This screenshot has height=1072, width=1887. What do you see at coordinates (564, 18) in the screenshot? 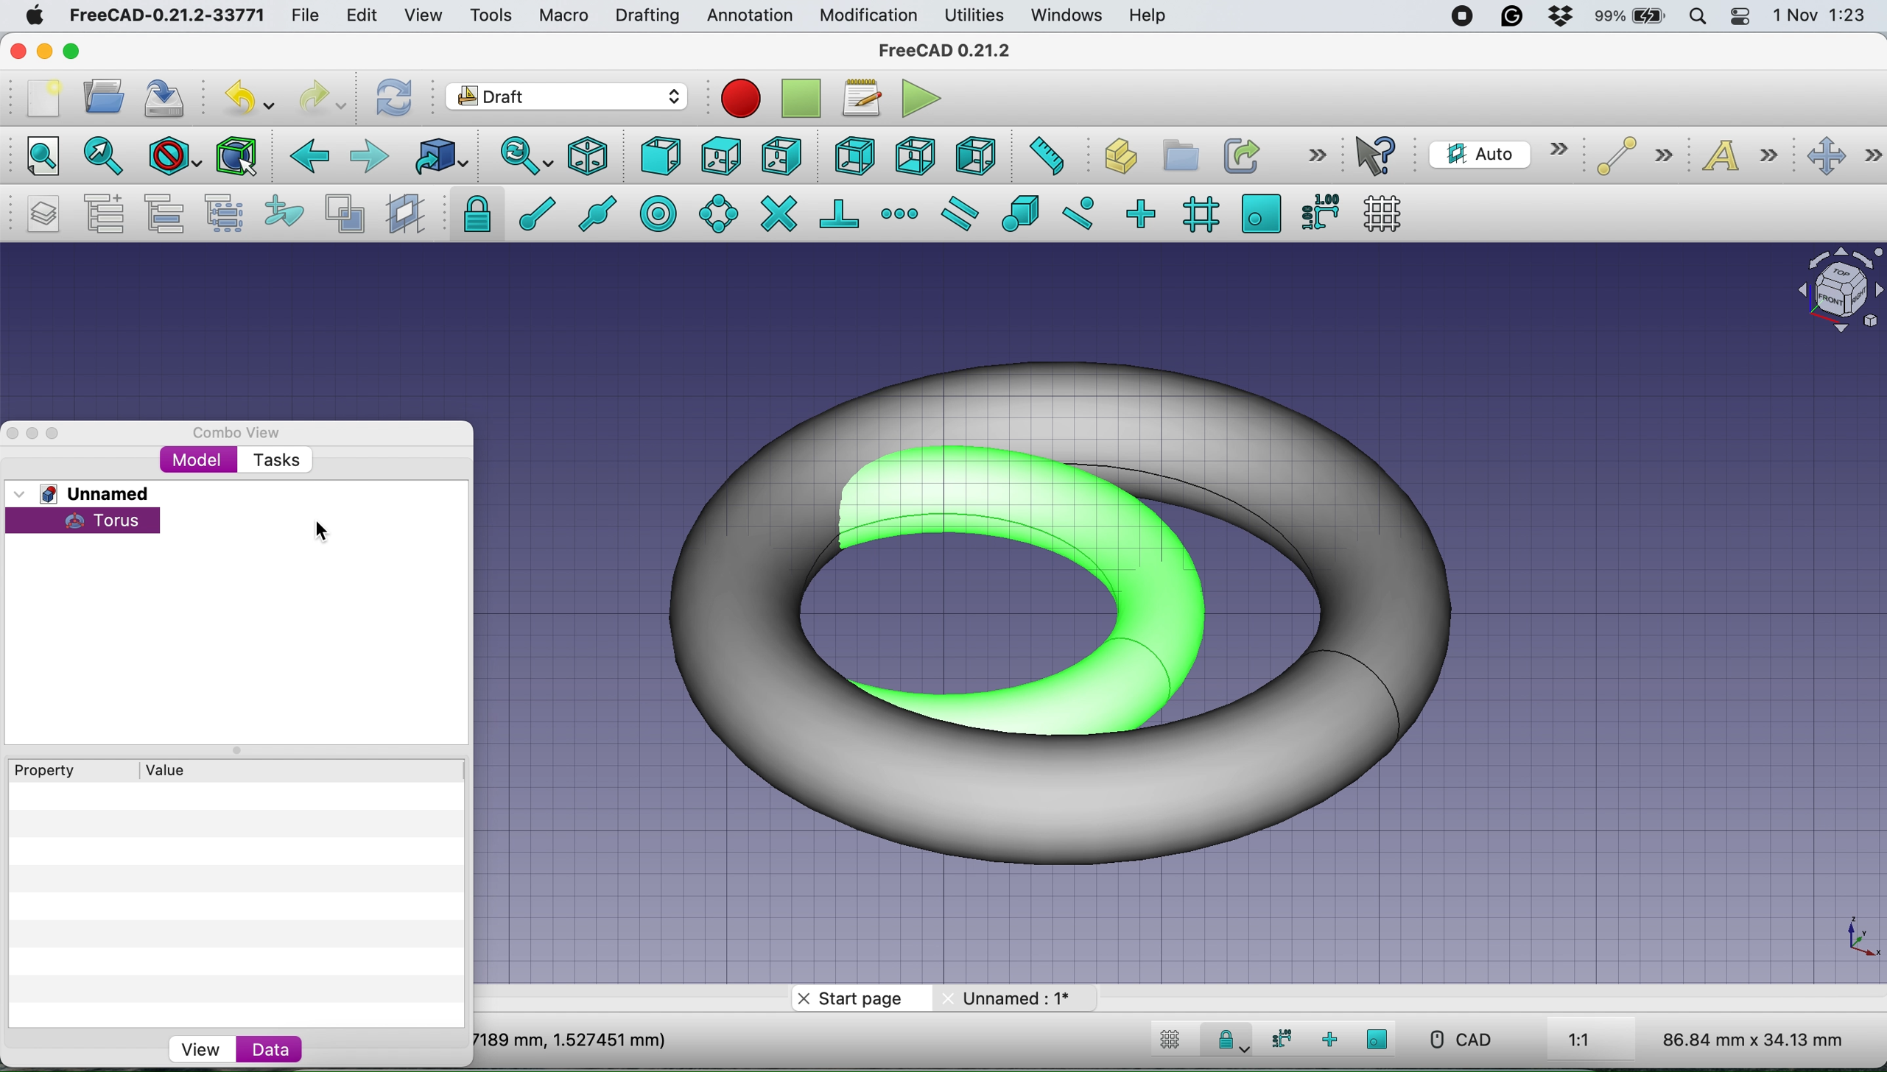
I see `macro` at bounding box center [564, 18].